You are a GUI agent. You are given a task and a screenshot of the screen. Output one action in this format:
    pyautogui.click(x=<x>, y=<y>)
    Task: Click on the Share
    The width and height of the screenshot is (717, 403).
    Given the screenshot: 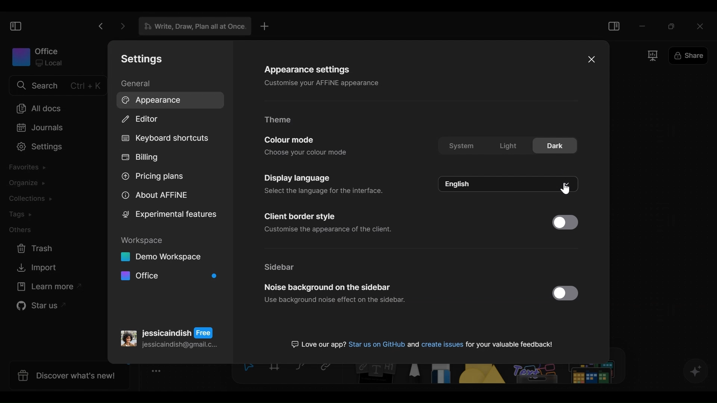 What is the action you would take?
    pyautogui.click(x=687, y=56)
    